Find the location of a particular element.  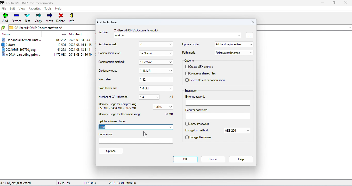

info is located at coordinates (73, 18).